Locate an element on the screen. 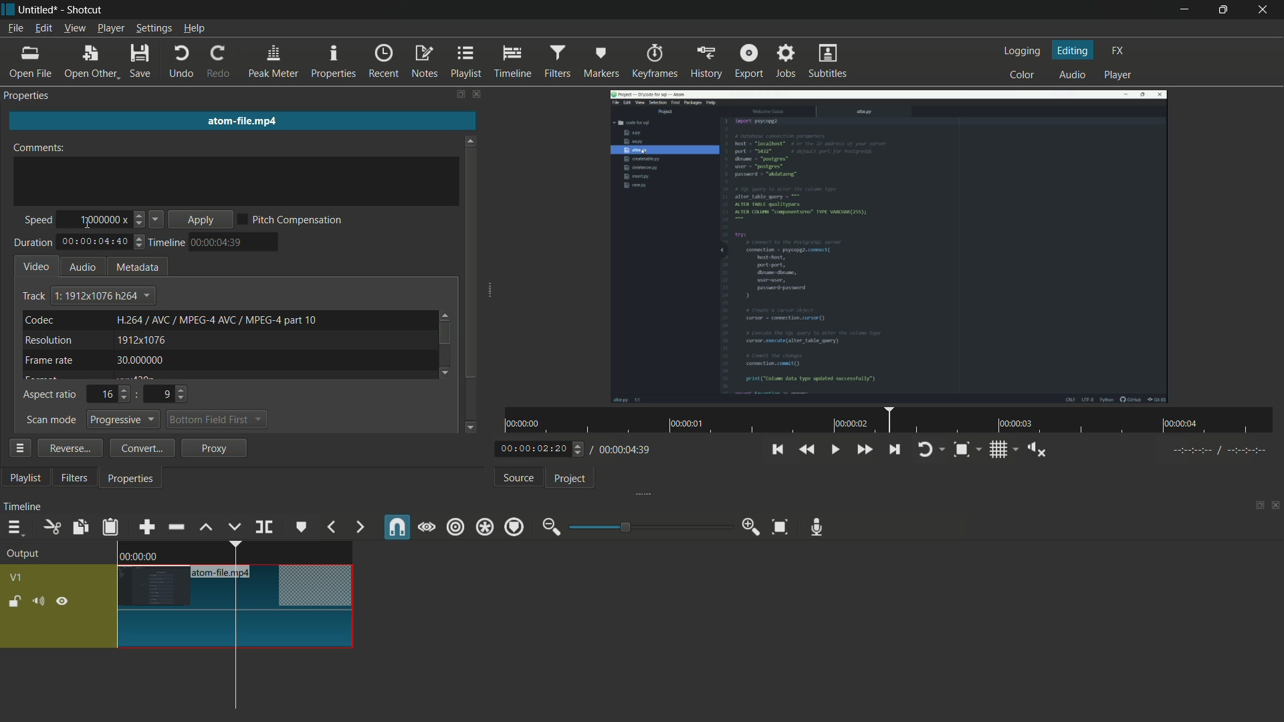 Image resolution: width=1284 pixels, height=722 pixels. player menu is located at coordinates (110, 28).